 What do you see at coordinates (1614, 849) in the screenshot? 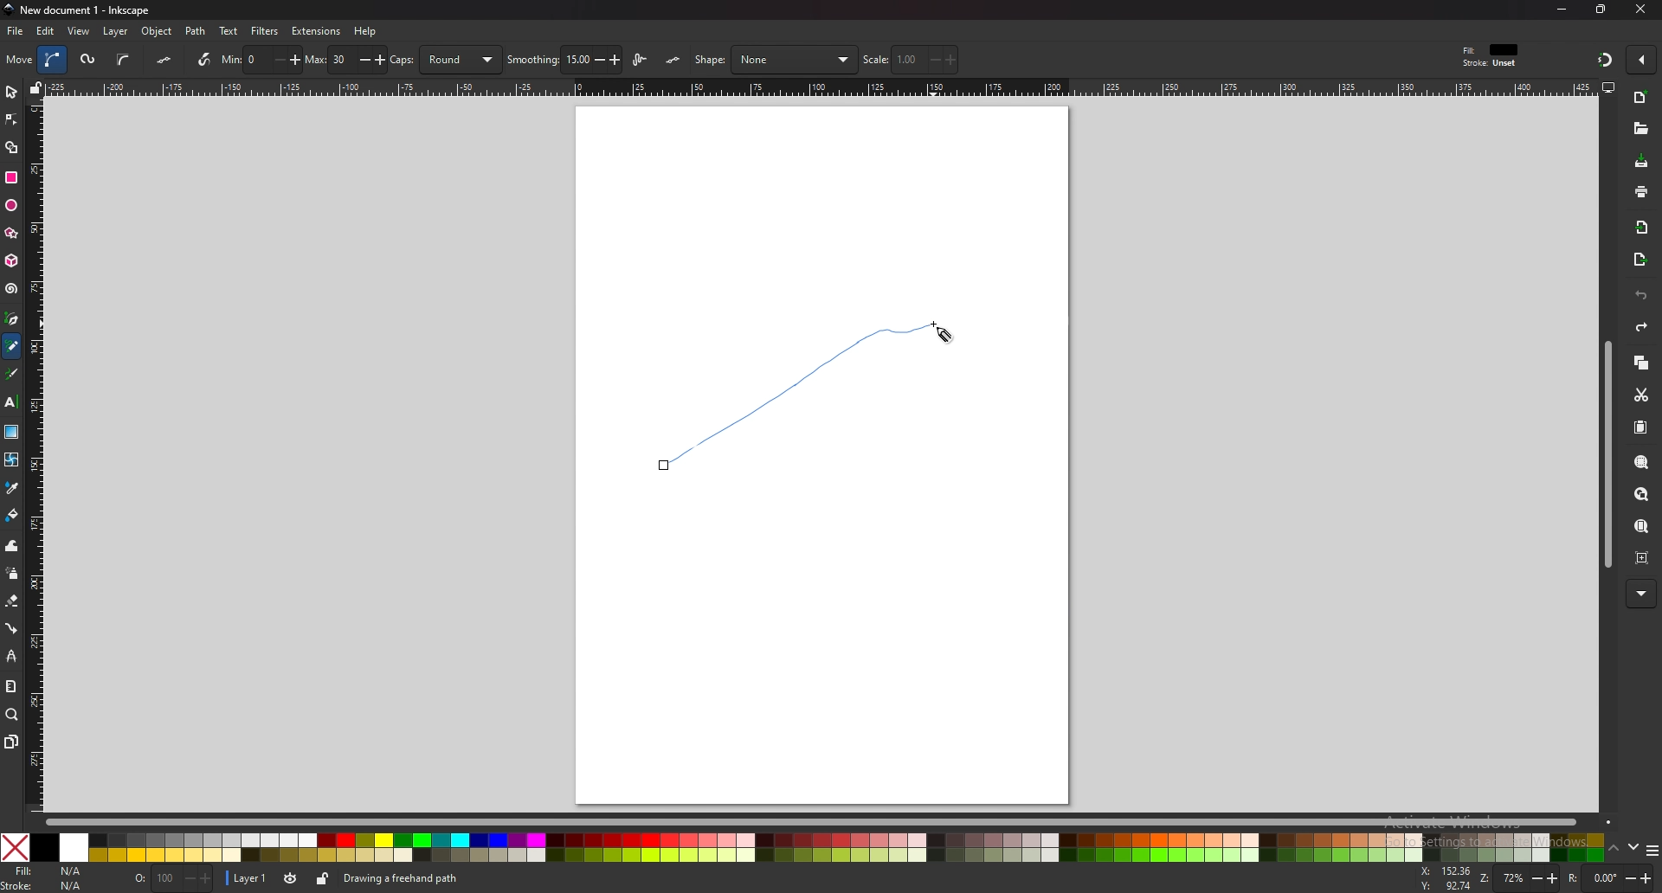
I see `up` at bounding box center [1614, 849].